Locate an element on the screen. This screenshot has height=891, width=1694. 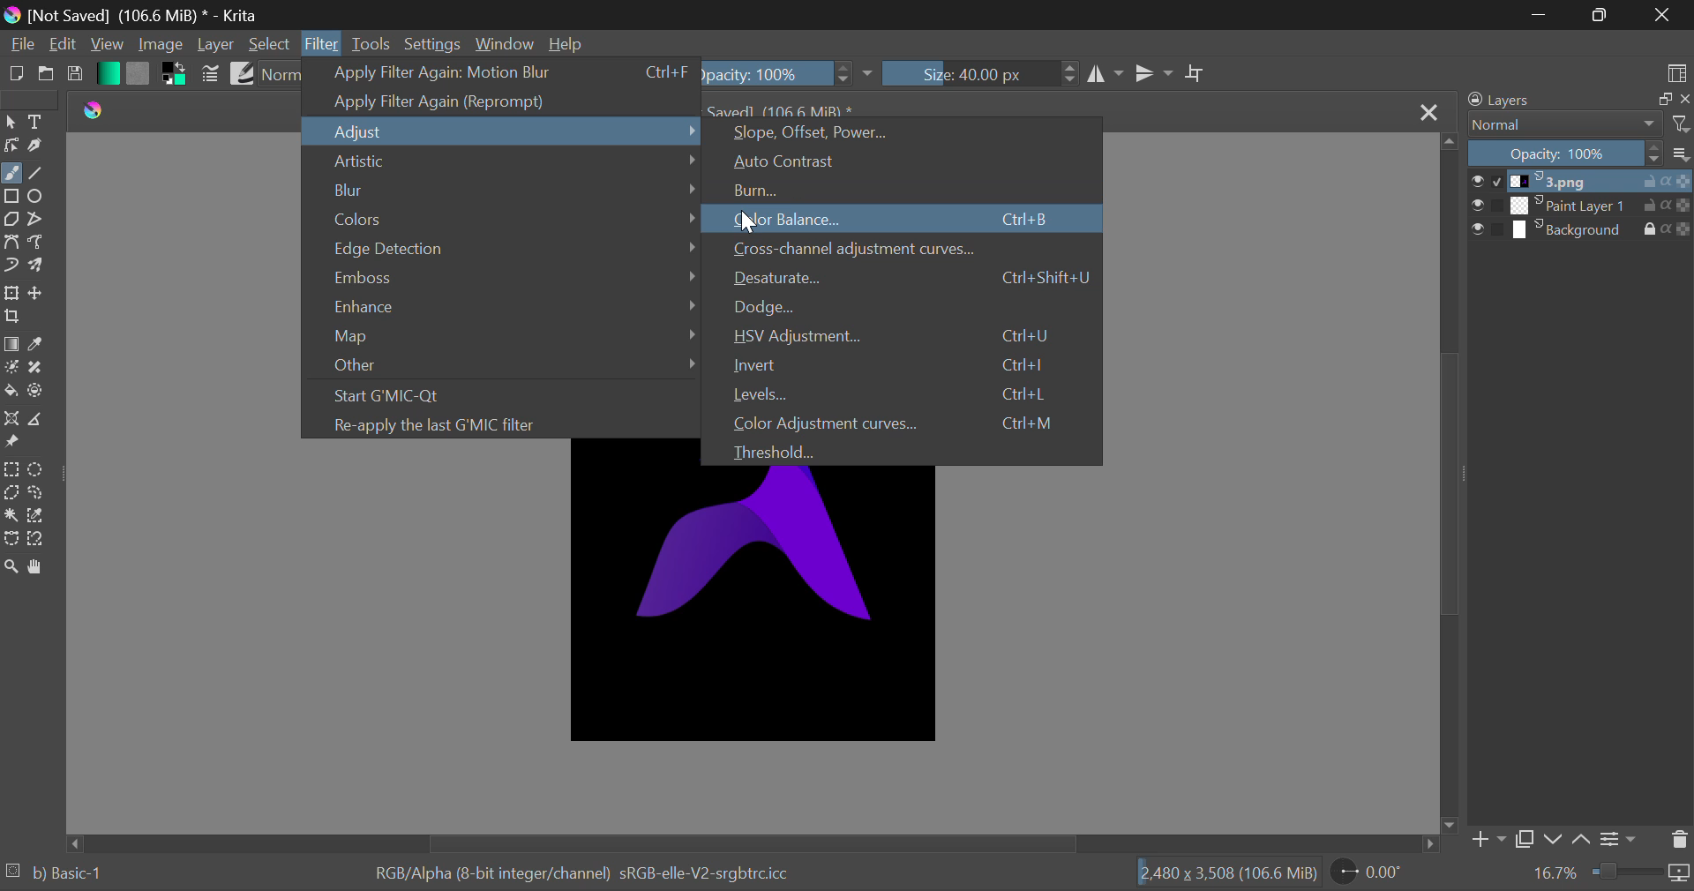
Rectangle is located at coordinates (14, 197).